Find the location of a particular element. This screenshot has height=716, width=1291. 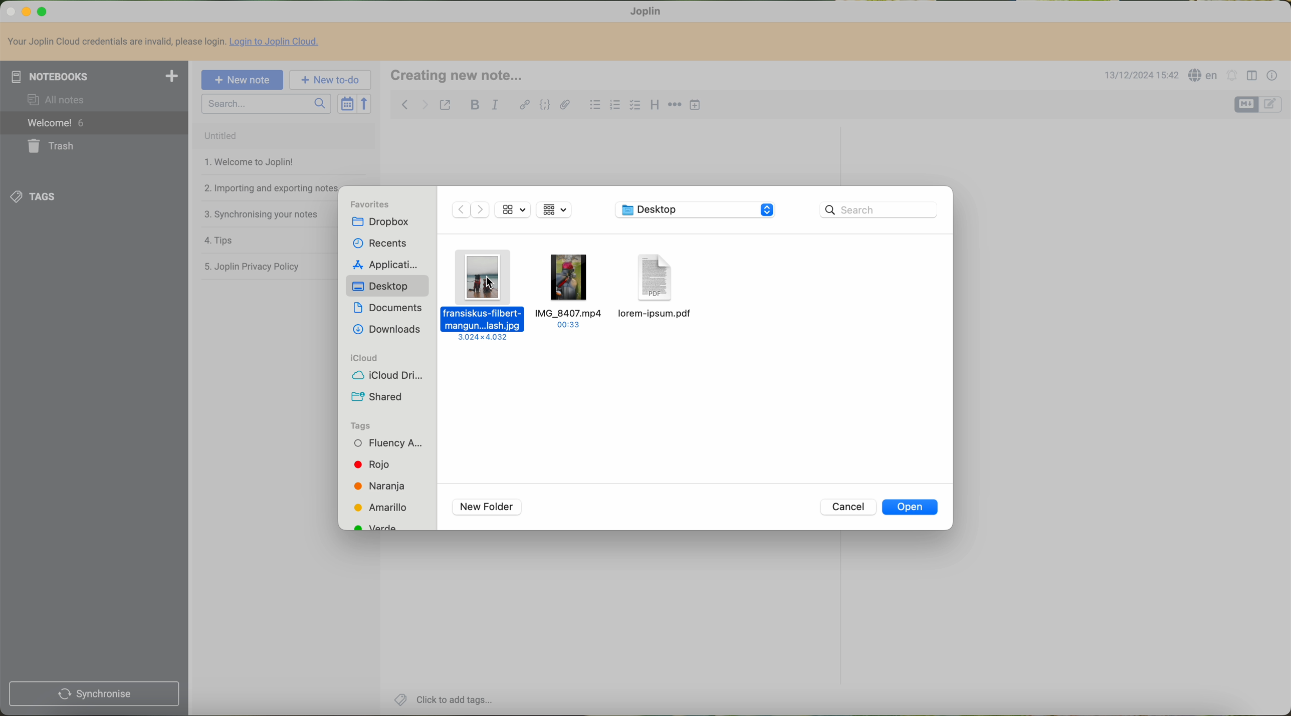

disable navigate arrows is located at coordinates (470, 210).